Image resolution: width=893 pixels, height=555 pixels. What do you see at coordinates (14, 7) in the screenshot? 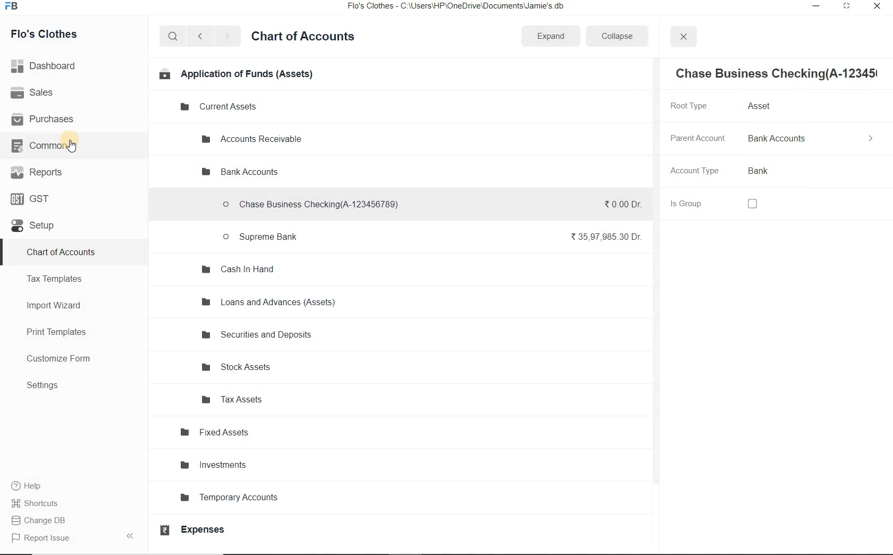
I see `Frappe Books logo` at bounding box center [14, 7].